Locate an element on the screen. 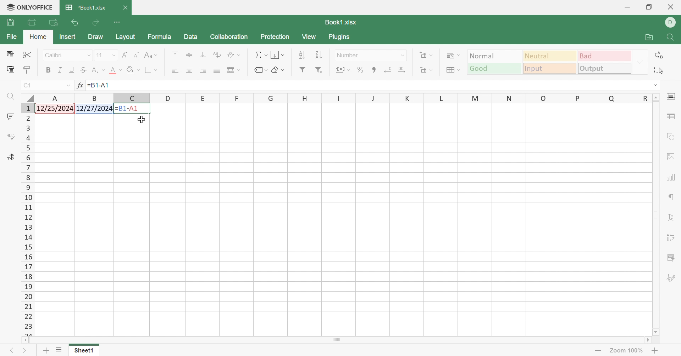 Image resolution: width=681 pixels, height=356 pixels. Superscript / Subscript is located at coordinates (99, 70).